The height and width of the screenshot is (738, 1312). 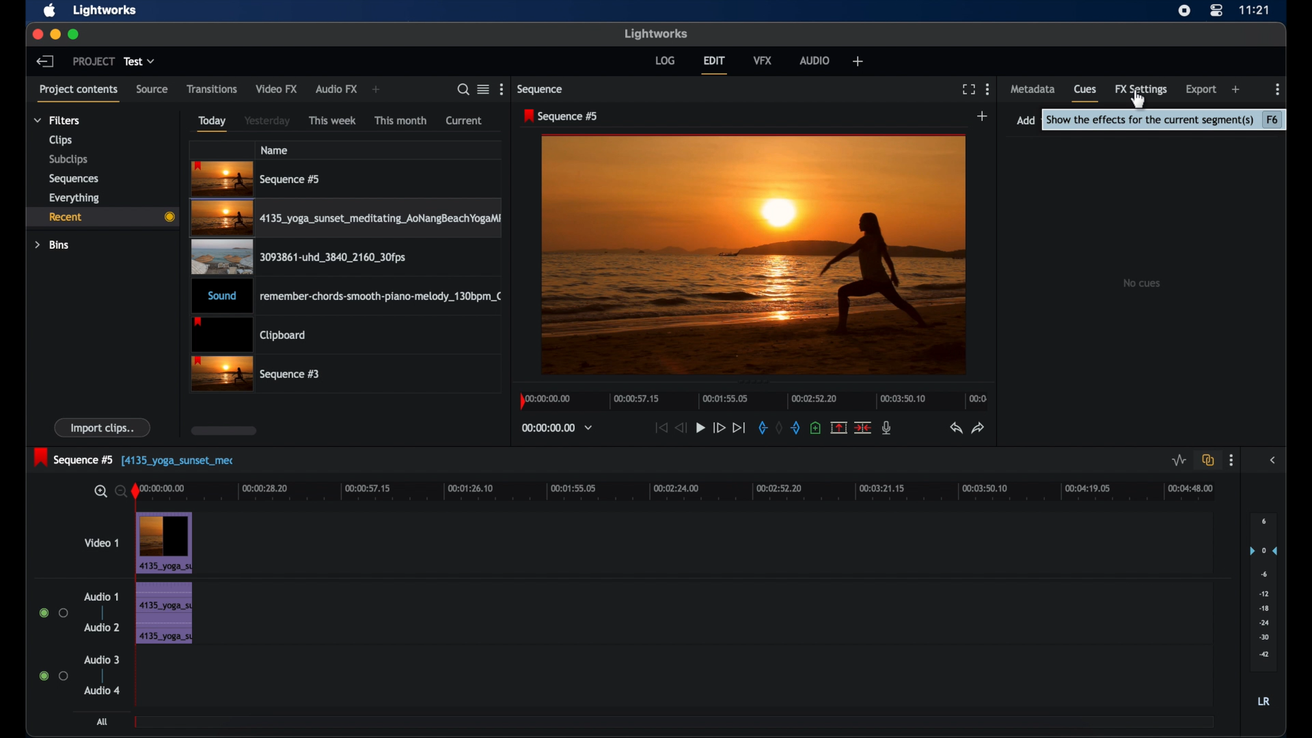 I want to click on rewind, so click(x=682, y=428).